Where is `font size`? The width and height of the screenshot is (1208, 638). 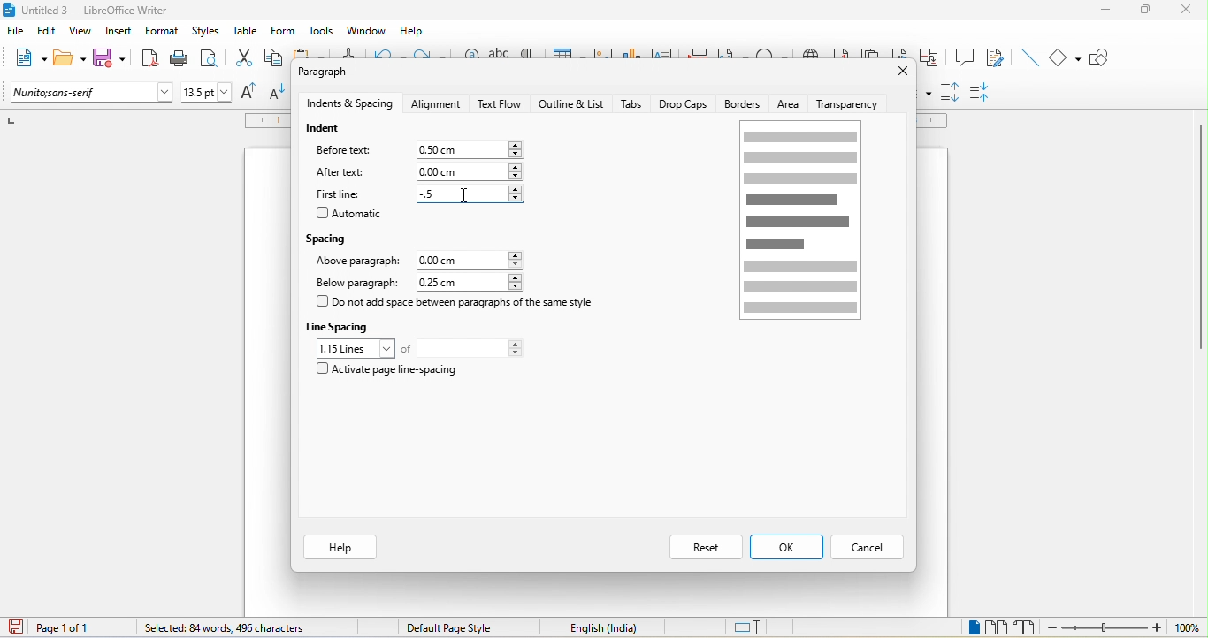 font size is located at coordinates (207, 93).